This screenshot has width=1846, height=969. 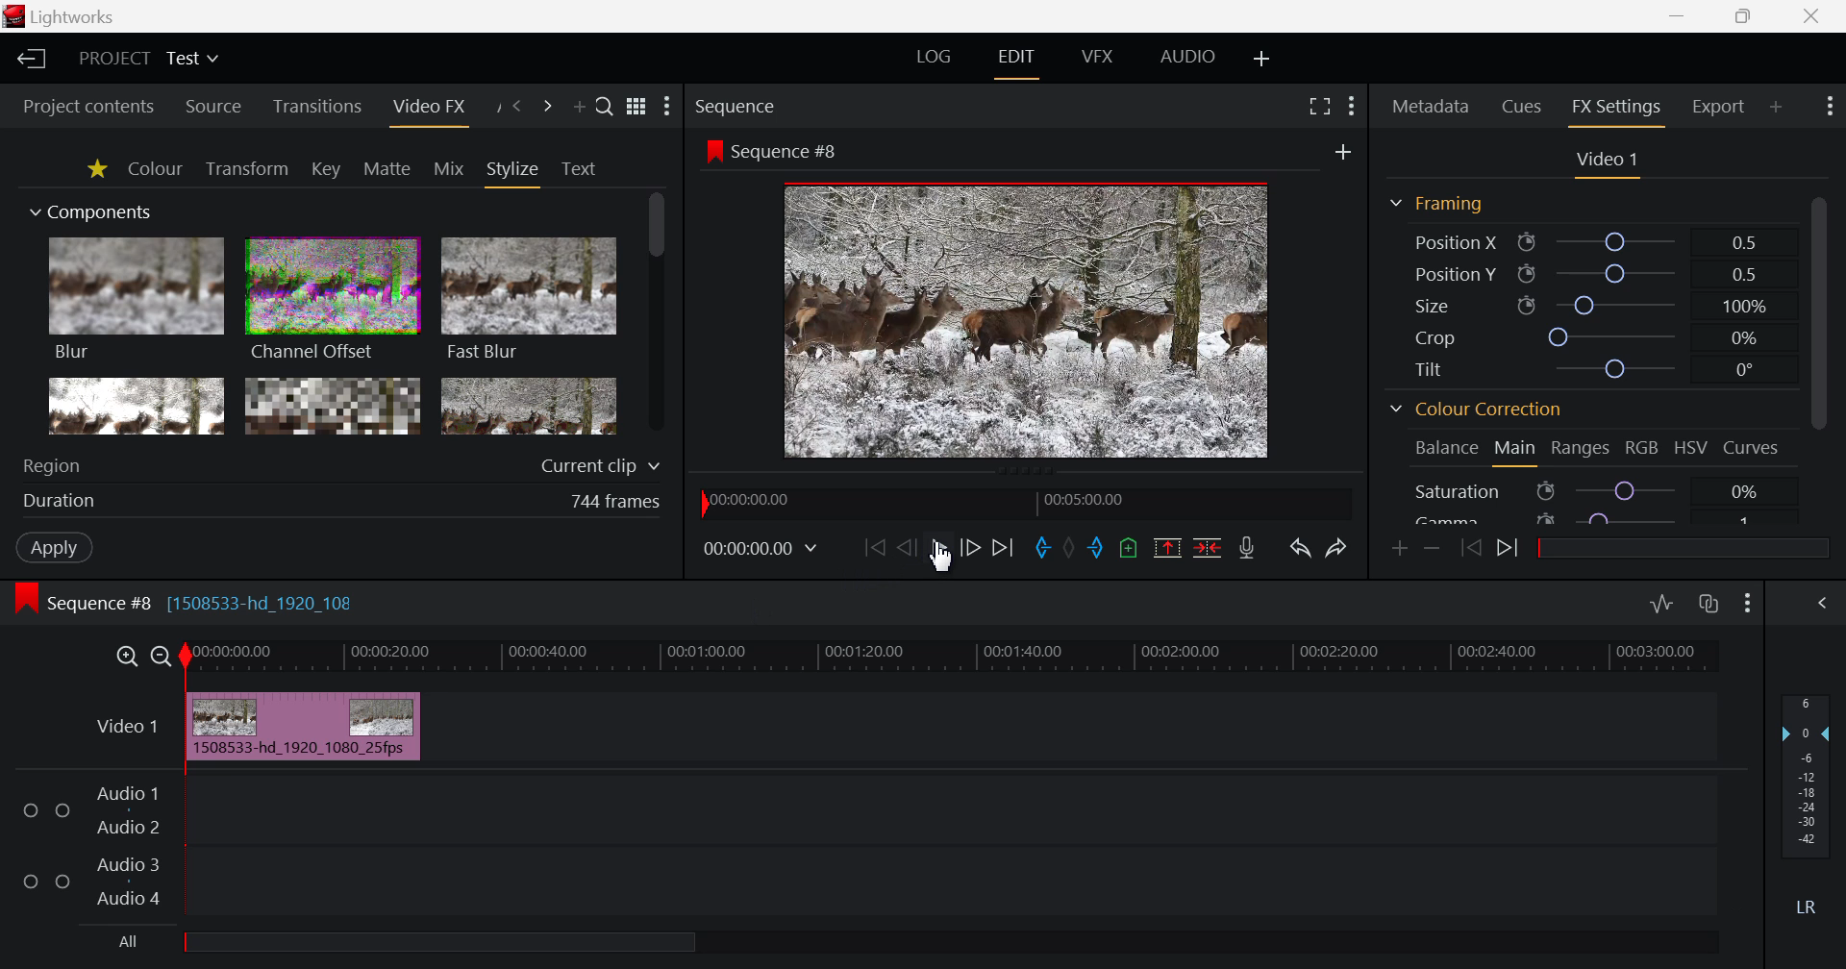 I want to click on Position Y, so click(x=1586, y=274).